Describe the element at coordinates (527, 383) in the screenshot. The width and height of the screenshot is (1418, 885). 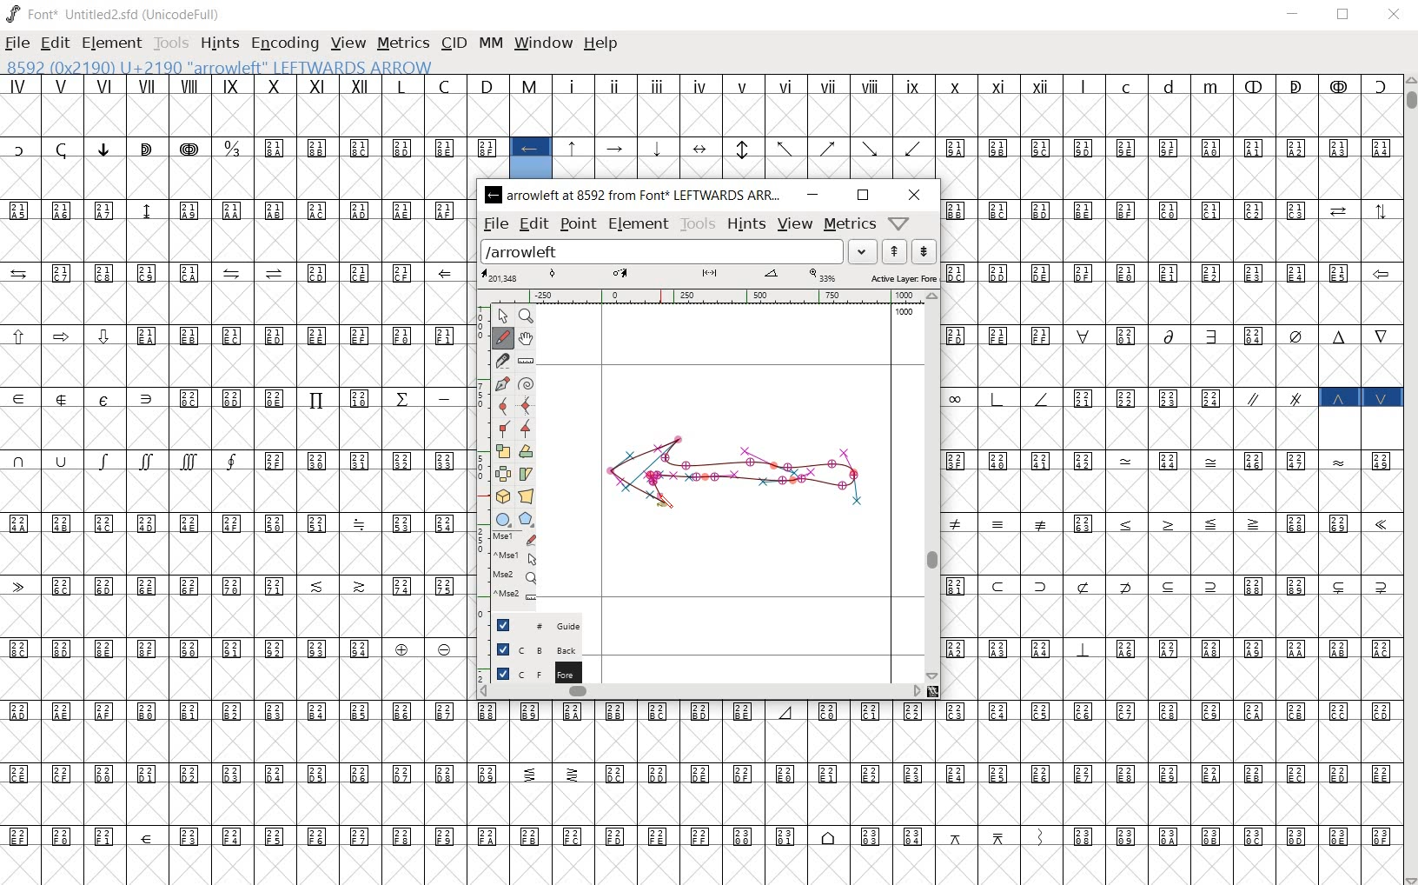
I see `change whether spiro is active or not` at that location.